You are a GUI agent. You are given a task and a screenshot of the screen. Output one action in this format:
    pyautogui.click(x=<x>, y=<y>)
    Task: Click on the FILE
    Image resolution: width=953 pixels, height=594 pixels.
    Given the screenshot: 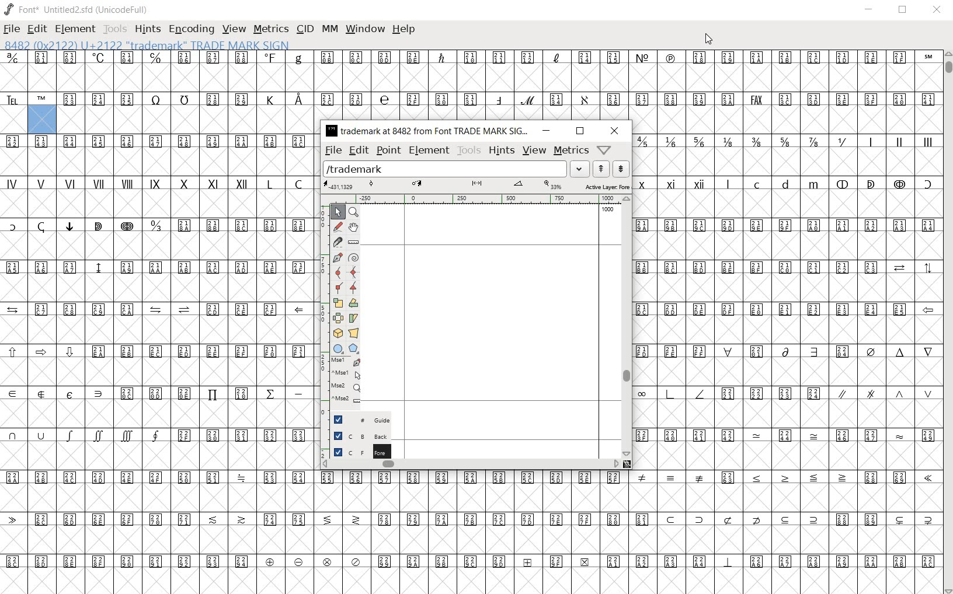 What is the action you would take?
    pyautogui.click(x=12, y=29)
    